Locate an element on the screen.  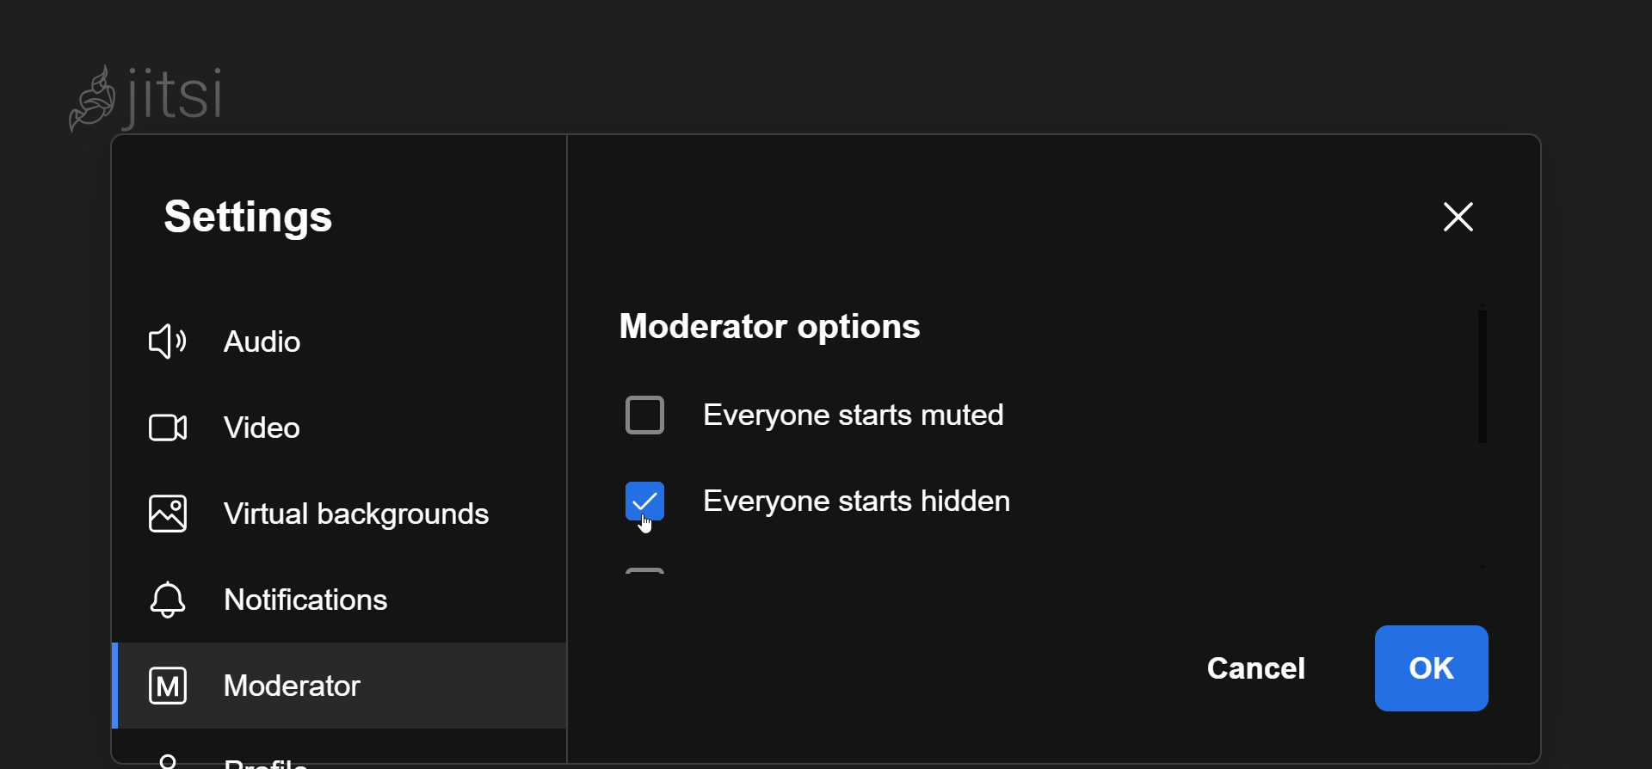
everyone starts muted is located at coordinates (841, 412).